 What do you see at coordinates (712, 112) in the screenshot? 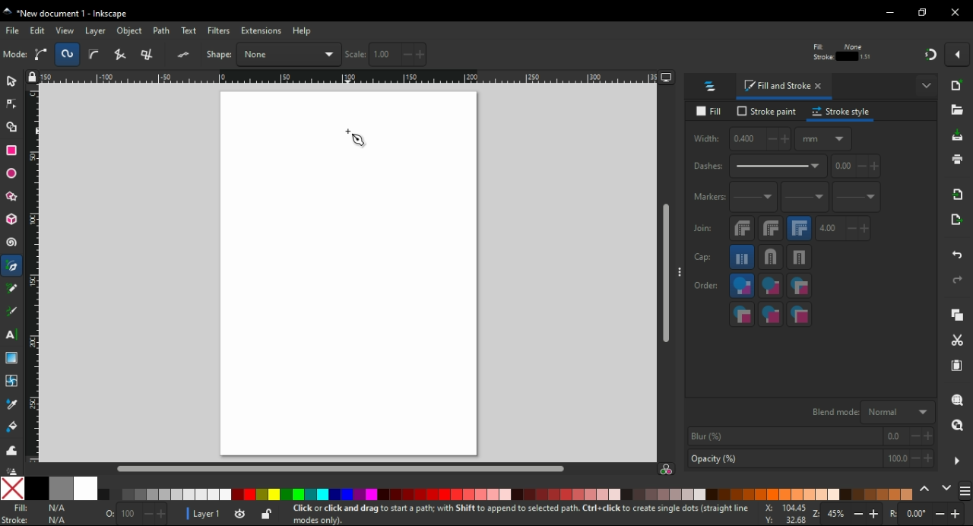
I see `fill` at bounding box center [712, 112].